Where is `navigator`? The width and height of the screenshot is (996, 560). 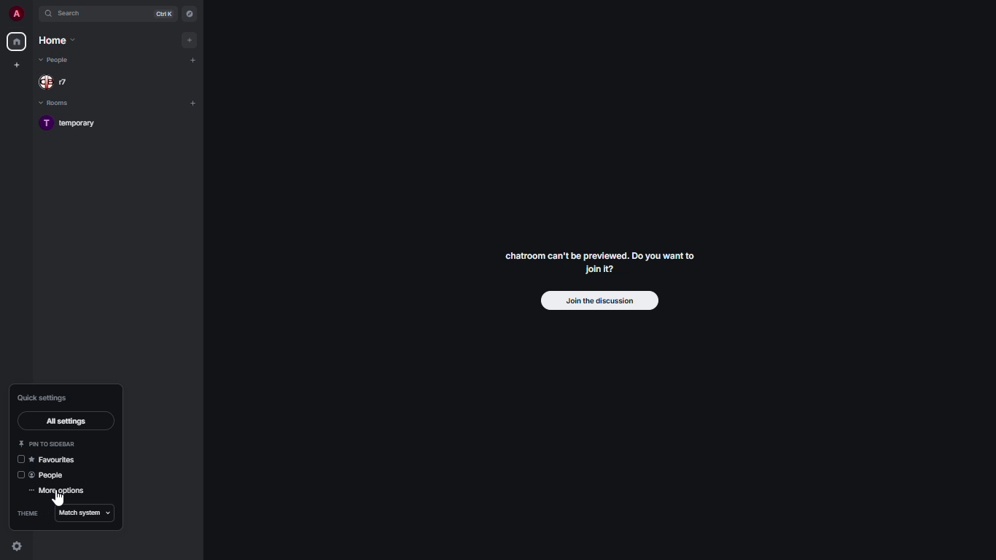
navigator is located at coordinates (190, 14).